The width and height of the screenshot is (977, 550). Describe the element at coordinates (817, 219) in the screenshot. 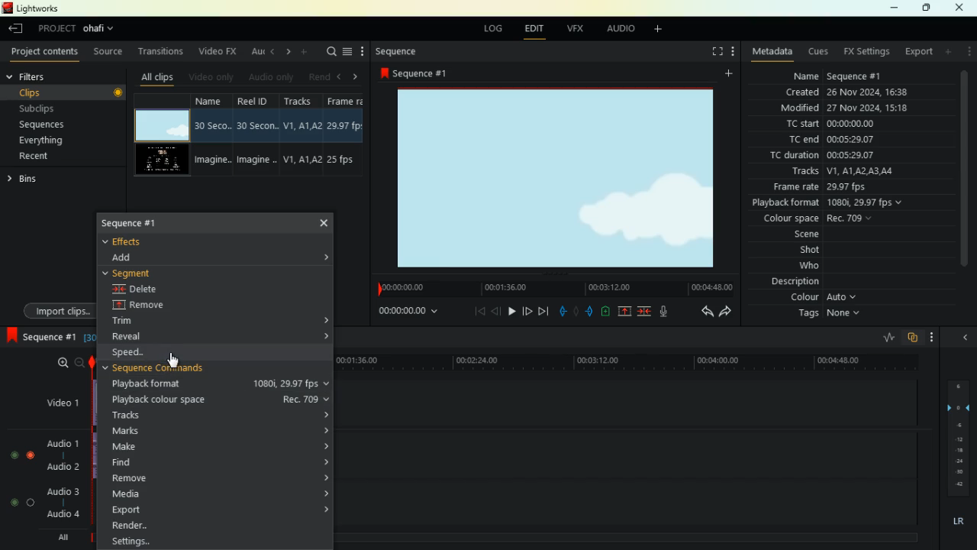

I see `colour space` at that location.